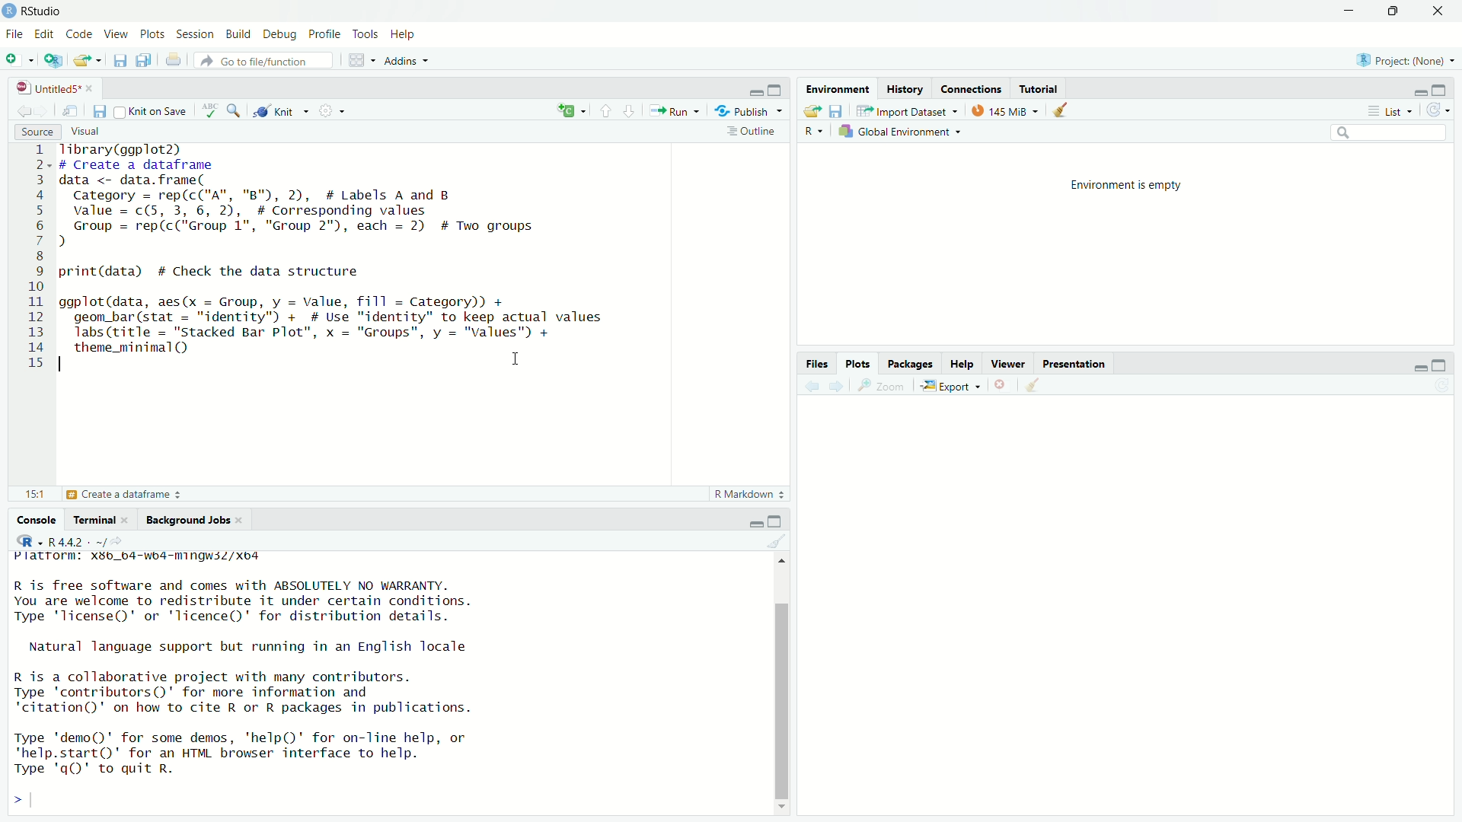 The image size is (1462, 822). What do you see at coordinates (777, 90) in the screenshot?
I see `Maximize` at bounding box center [777, 90].